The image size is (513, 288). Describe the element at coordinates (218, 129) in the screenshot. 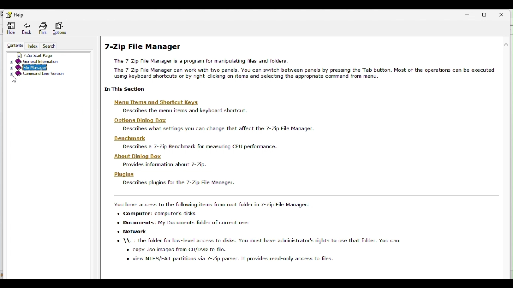

I see `Describes what settings you can change that affect the 7-Zip File Manager.` at that location.